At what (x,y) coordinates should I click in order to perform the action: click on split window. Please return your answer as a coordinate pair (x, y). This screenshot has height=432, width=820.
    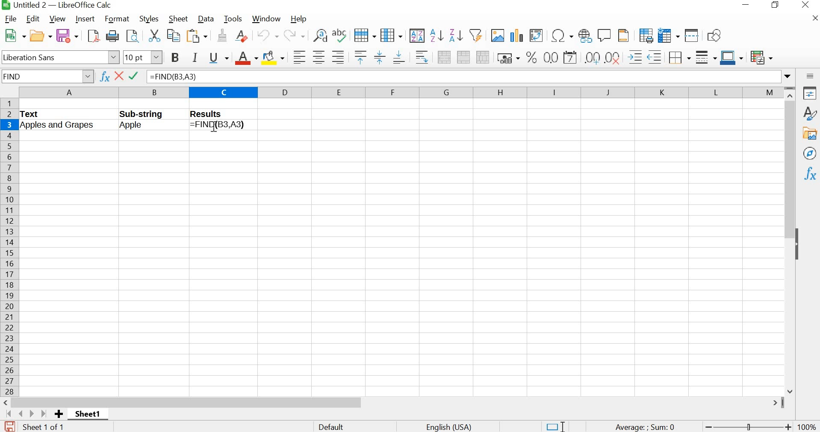
    Looking at the image, I should click on (692, 35).